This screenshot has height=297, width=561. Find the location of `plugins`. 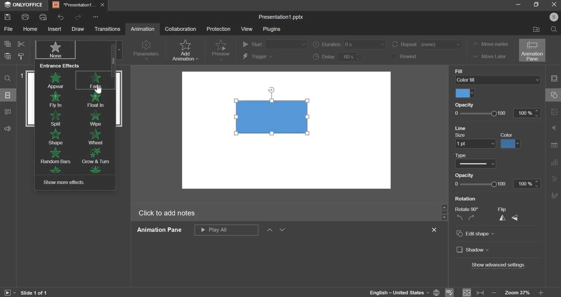

plugins is located at coordinates (272, 28).